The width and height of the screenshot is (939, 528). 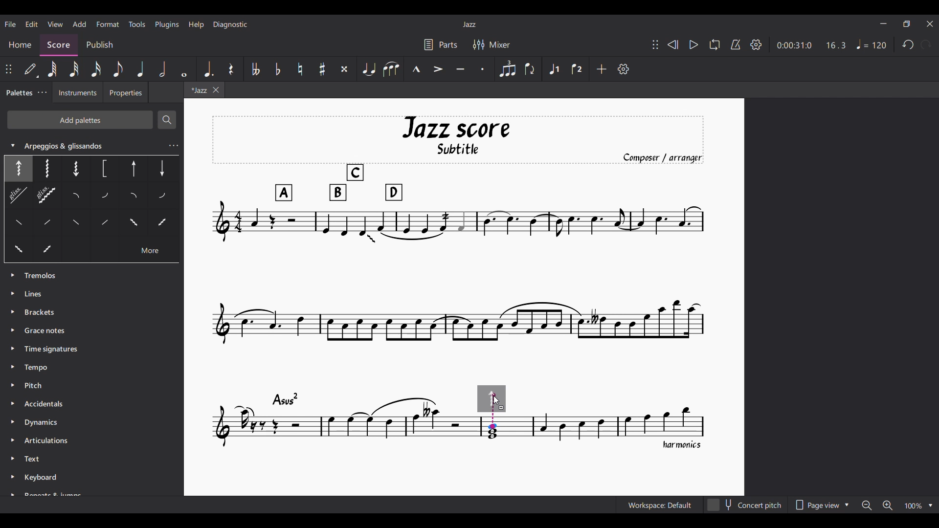 I want to click on Current tab, so click(x=197, y=90).